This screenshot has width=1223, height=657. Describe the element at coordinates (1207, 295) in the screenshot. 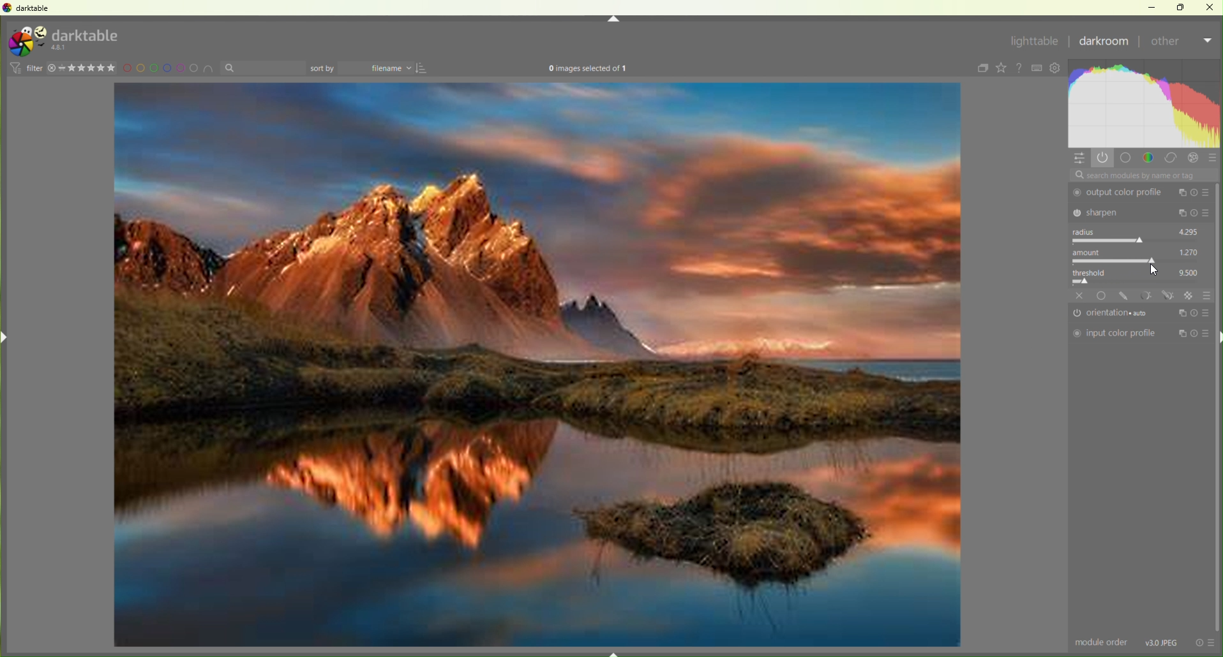

I see `Presets ` at that location.